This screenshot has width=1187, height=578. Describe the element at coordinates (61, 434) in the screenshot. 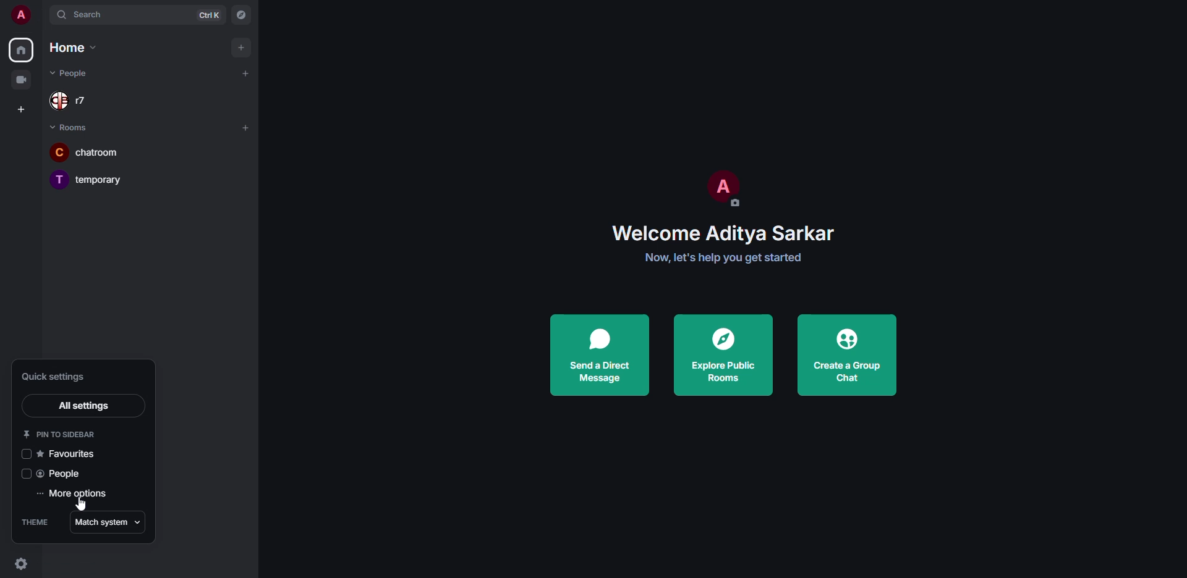

I see `pin to sidebar` at that location.